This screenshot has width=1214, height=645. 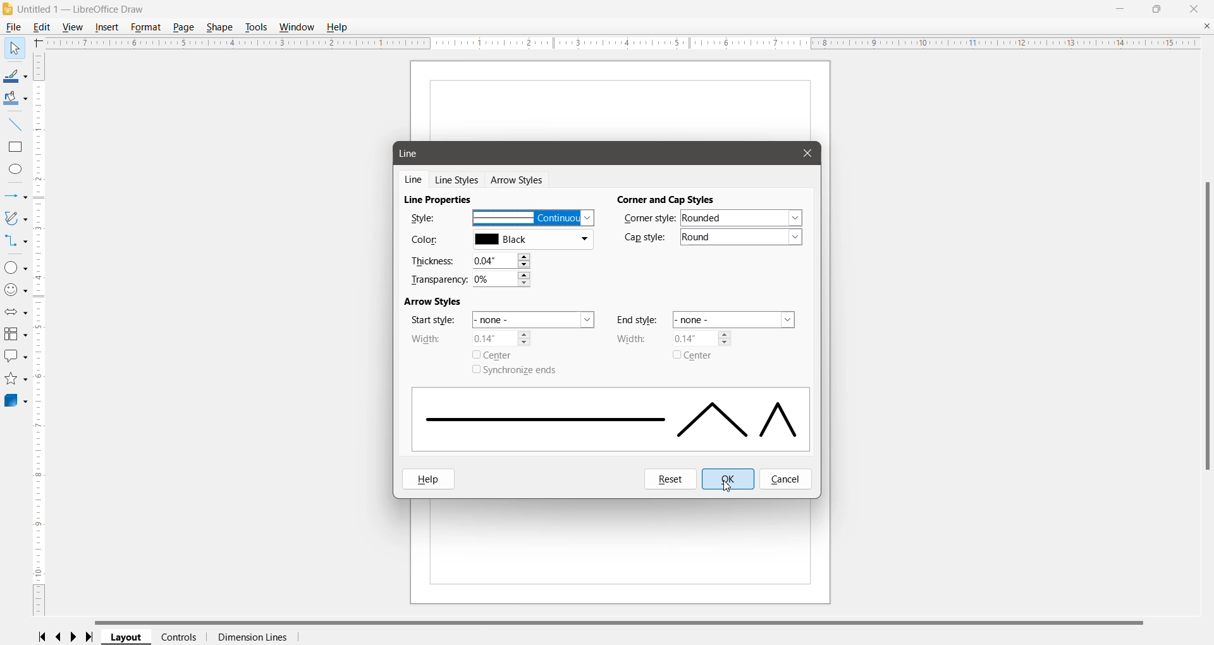 I want to click on Arrow Styles, so click(x=434, y=300).